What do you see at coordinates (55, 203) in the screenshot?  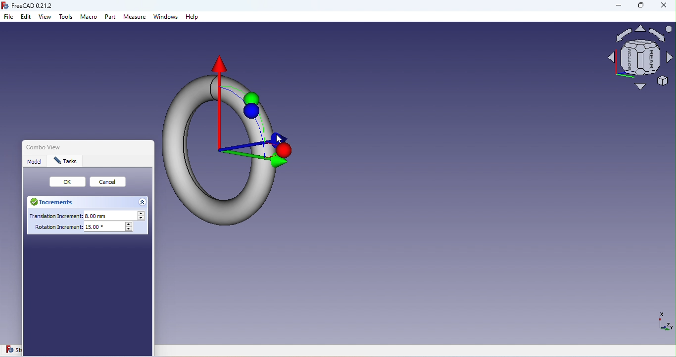 I see `Increments` at bounding box center [55, 203].